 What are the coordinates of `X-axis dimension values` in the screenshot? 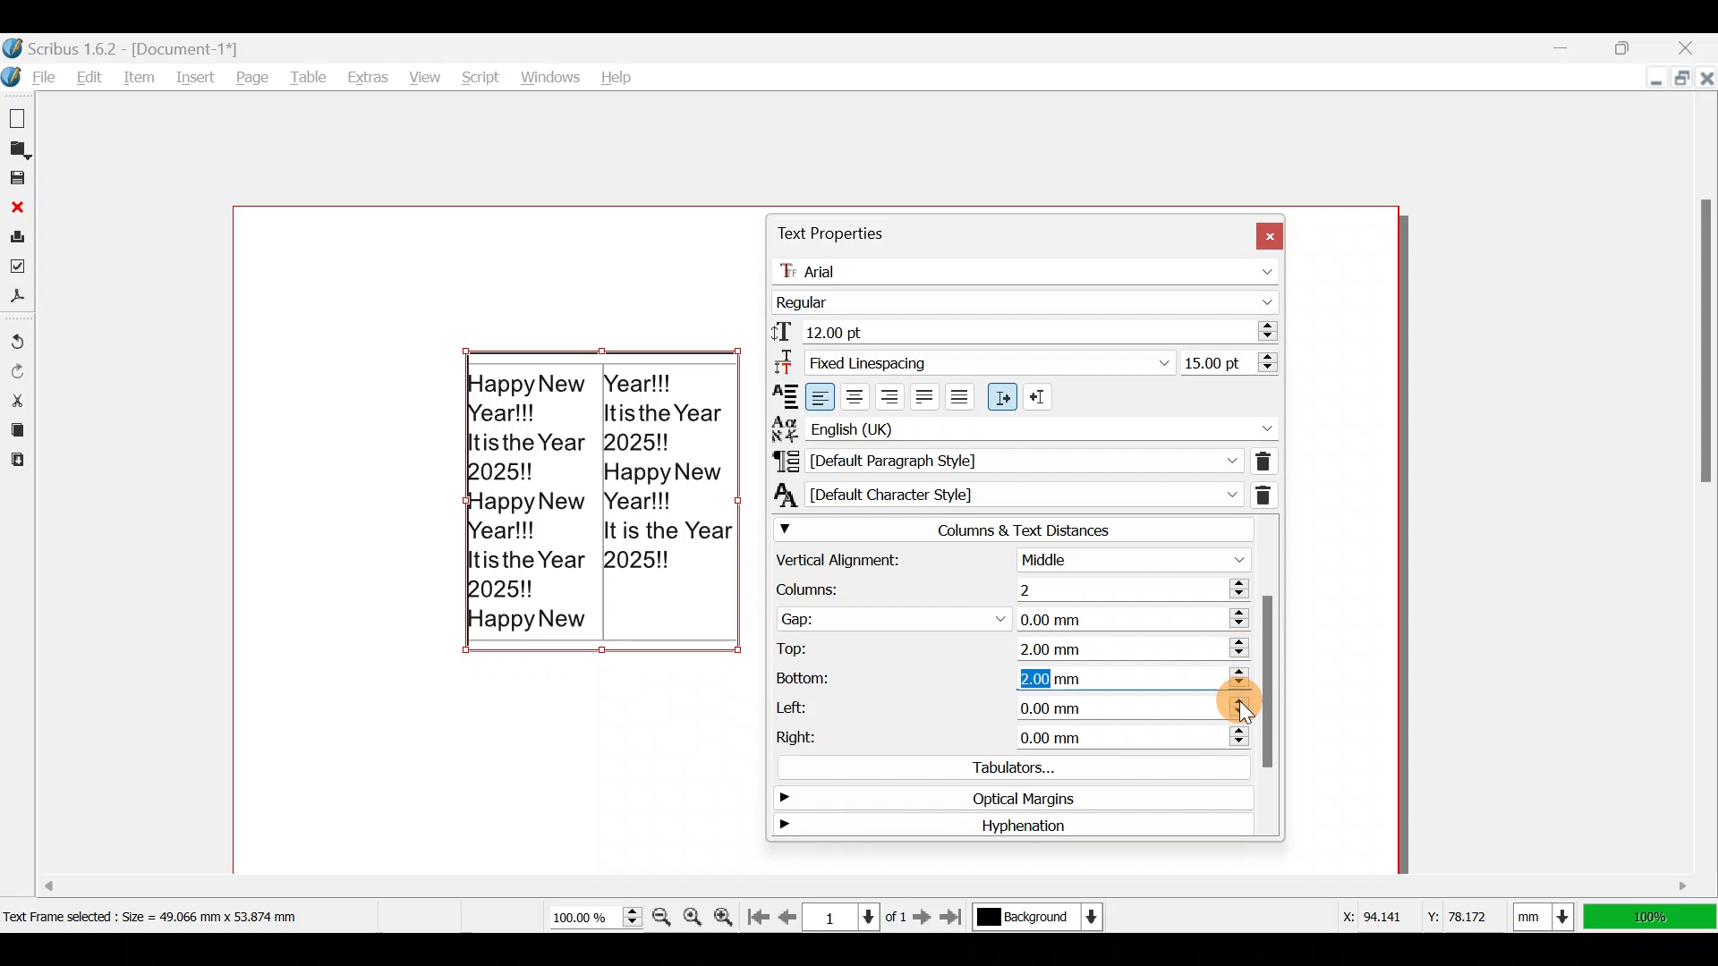 It's located at (1370, 915).